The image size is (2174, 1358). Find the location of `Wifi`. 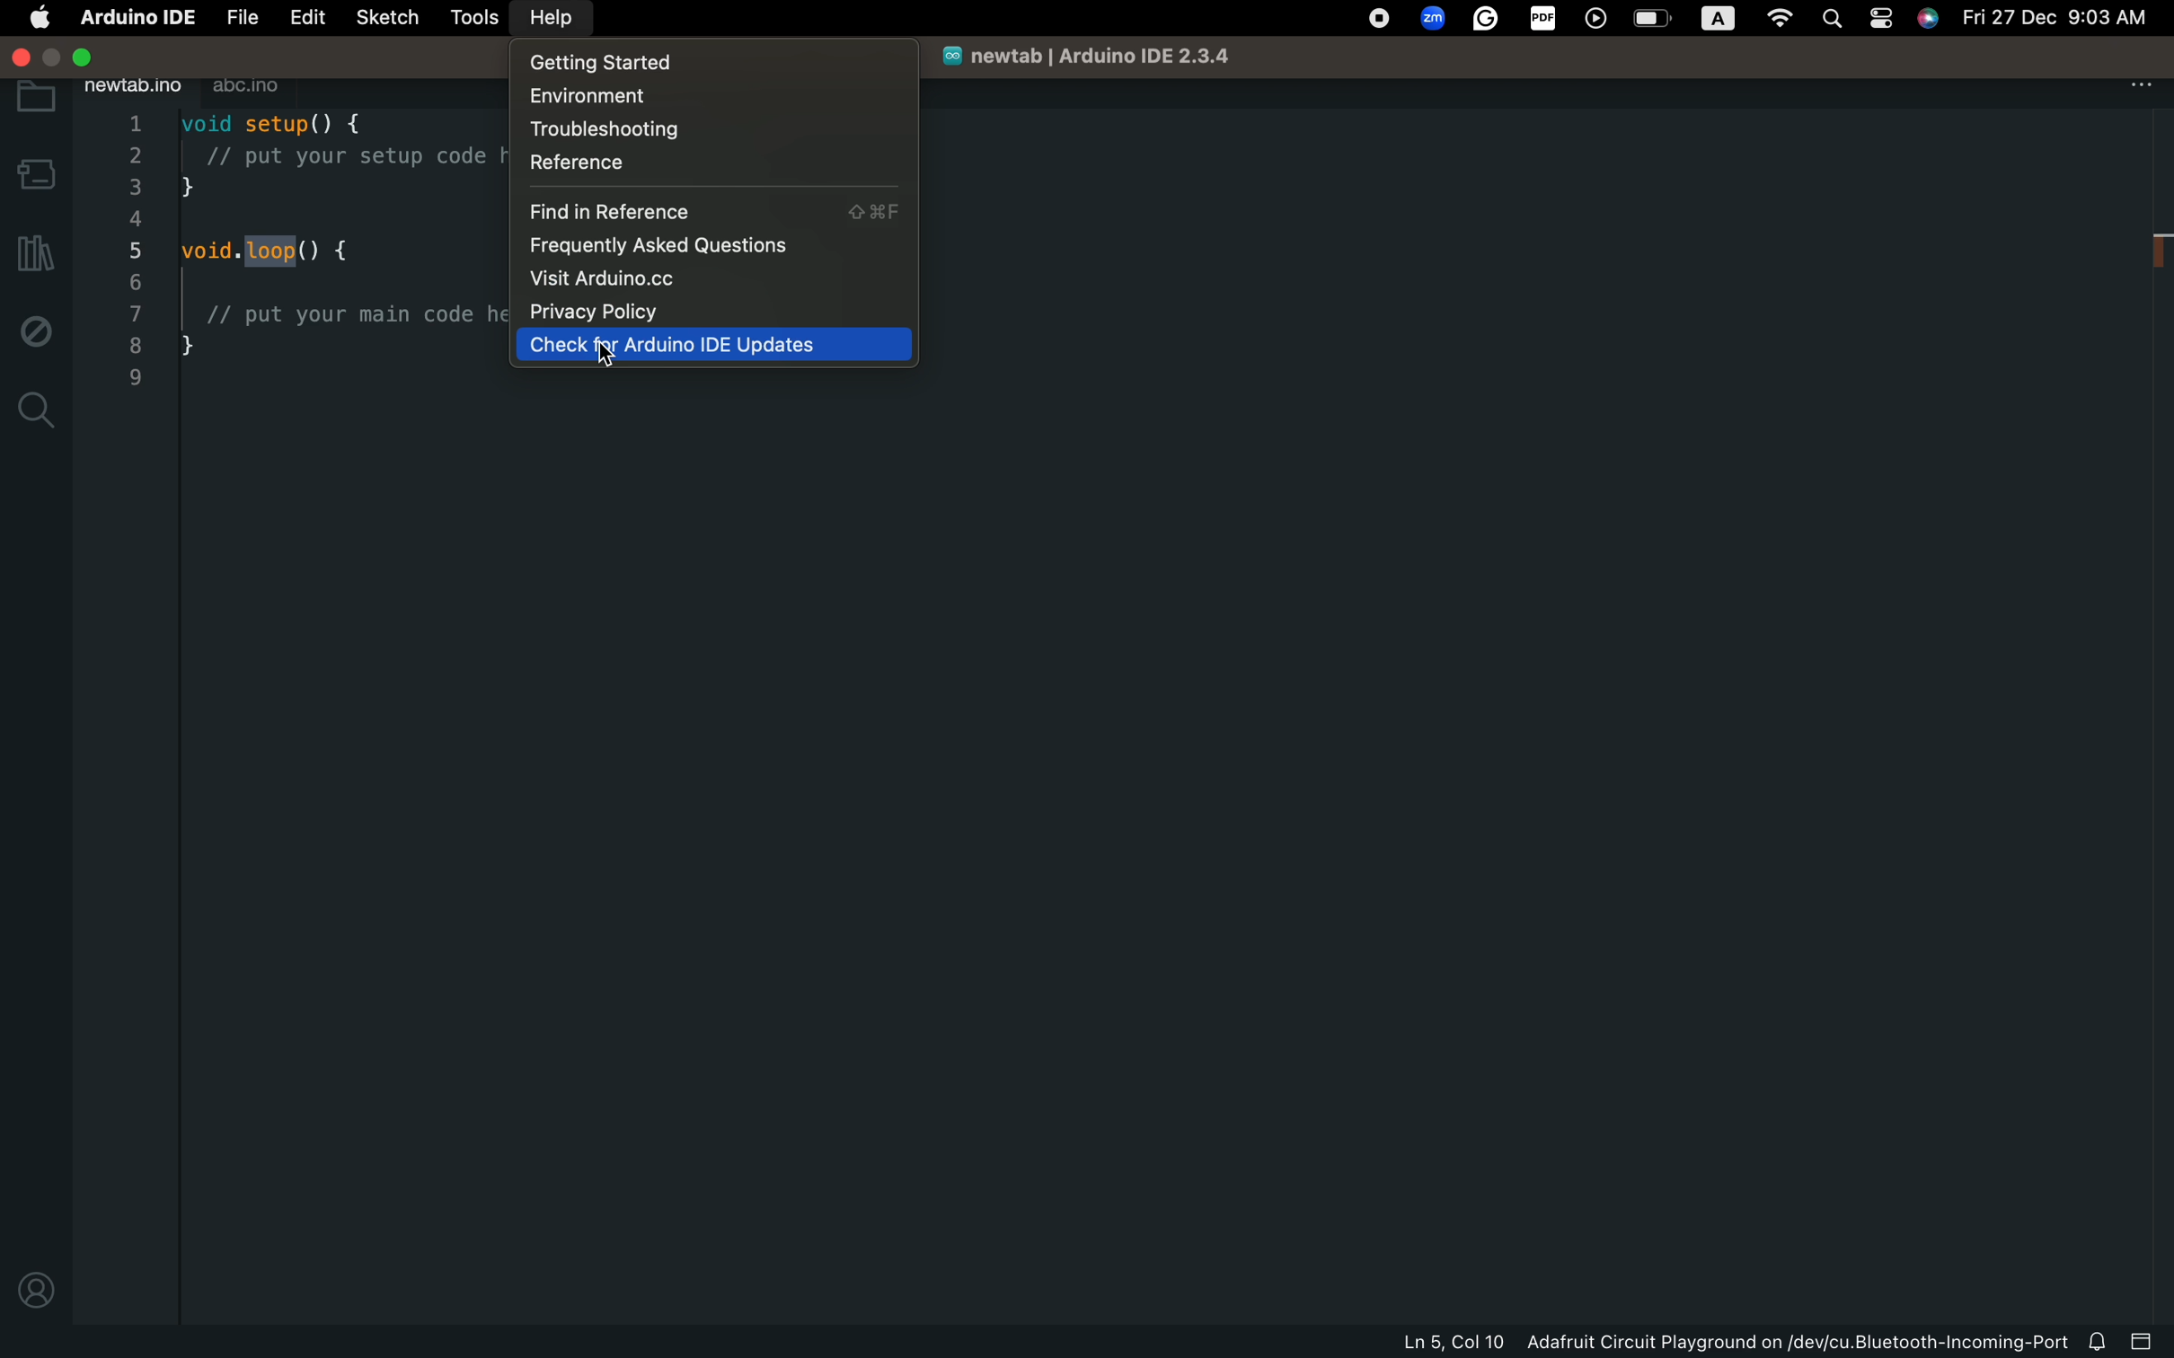

Wifi is located at coordinates (1780, 19).